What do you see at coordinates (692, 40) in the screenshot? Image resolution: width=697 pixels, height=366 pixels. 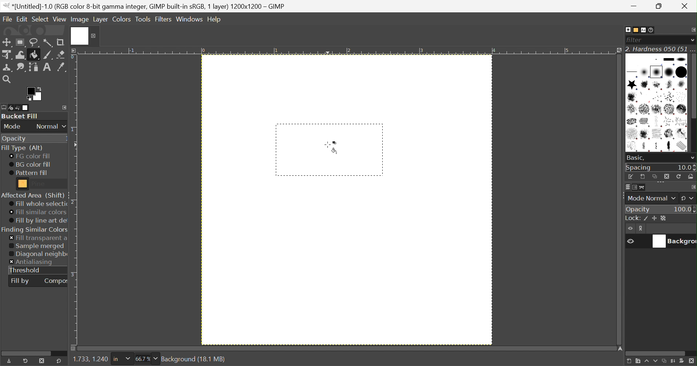 I see `Drop down` at bounding box center [692, 40].